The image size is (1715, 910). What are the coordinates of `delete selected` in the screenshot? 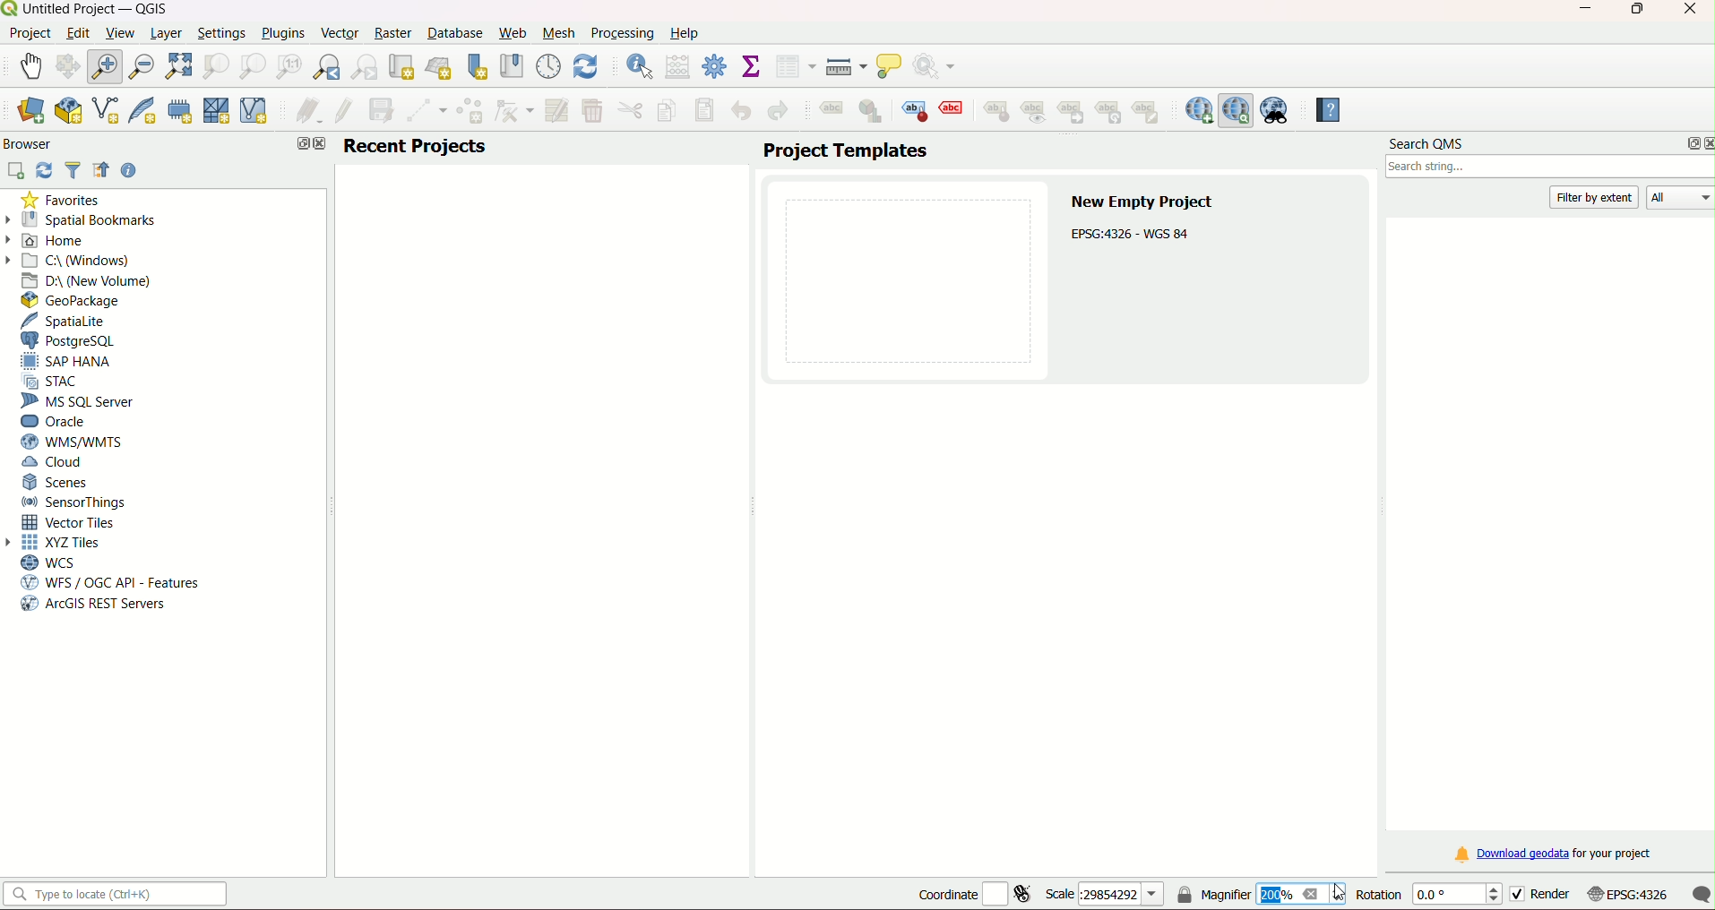 It's located at (593, 111).